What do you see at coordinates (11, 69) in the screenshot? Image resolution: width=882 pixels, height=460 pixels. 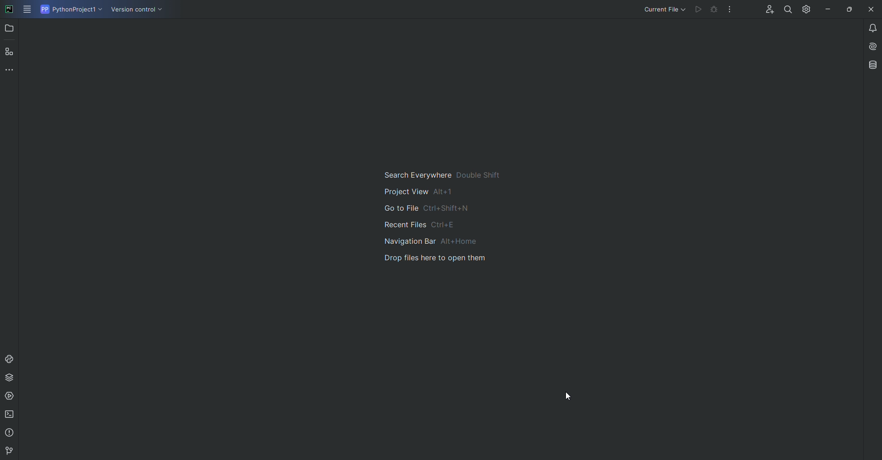 I see `More Tools` at bounding box center [11, 69].